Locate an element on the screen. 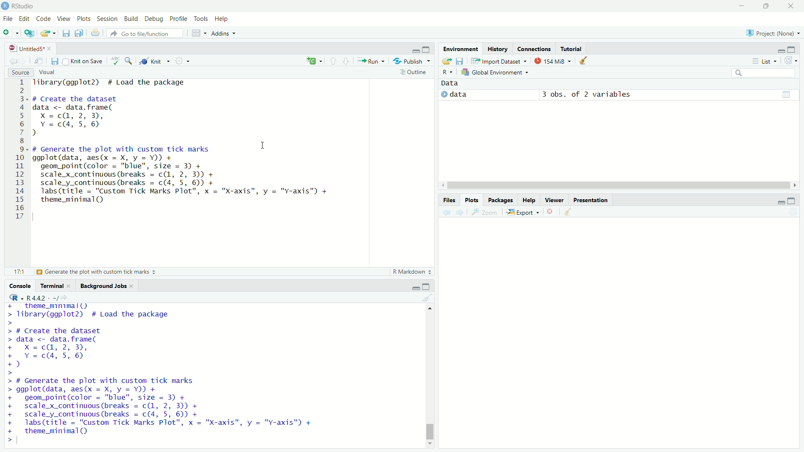 The height and width of the screenshot is (452, 804). code is located at coordinates (44, 19).